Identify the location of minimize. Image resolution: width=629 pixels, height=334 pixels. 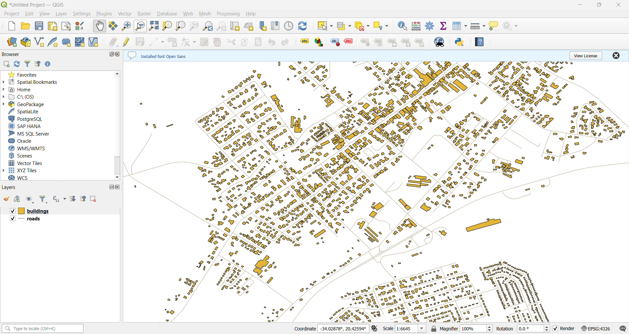
(584, 4).